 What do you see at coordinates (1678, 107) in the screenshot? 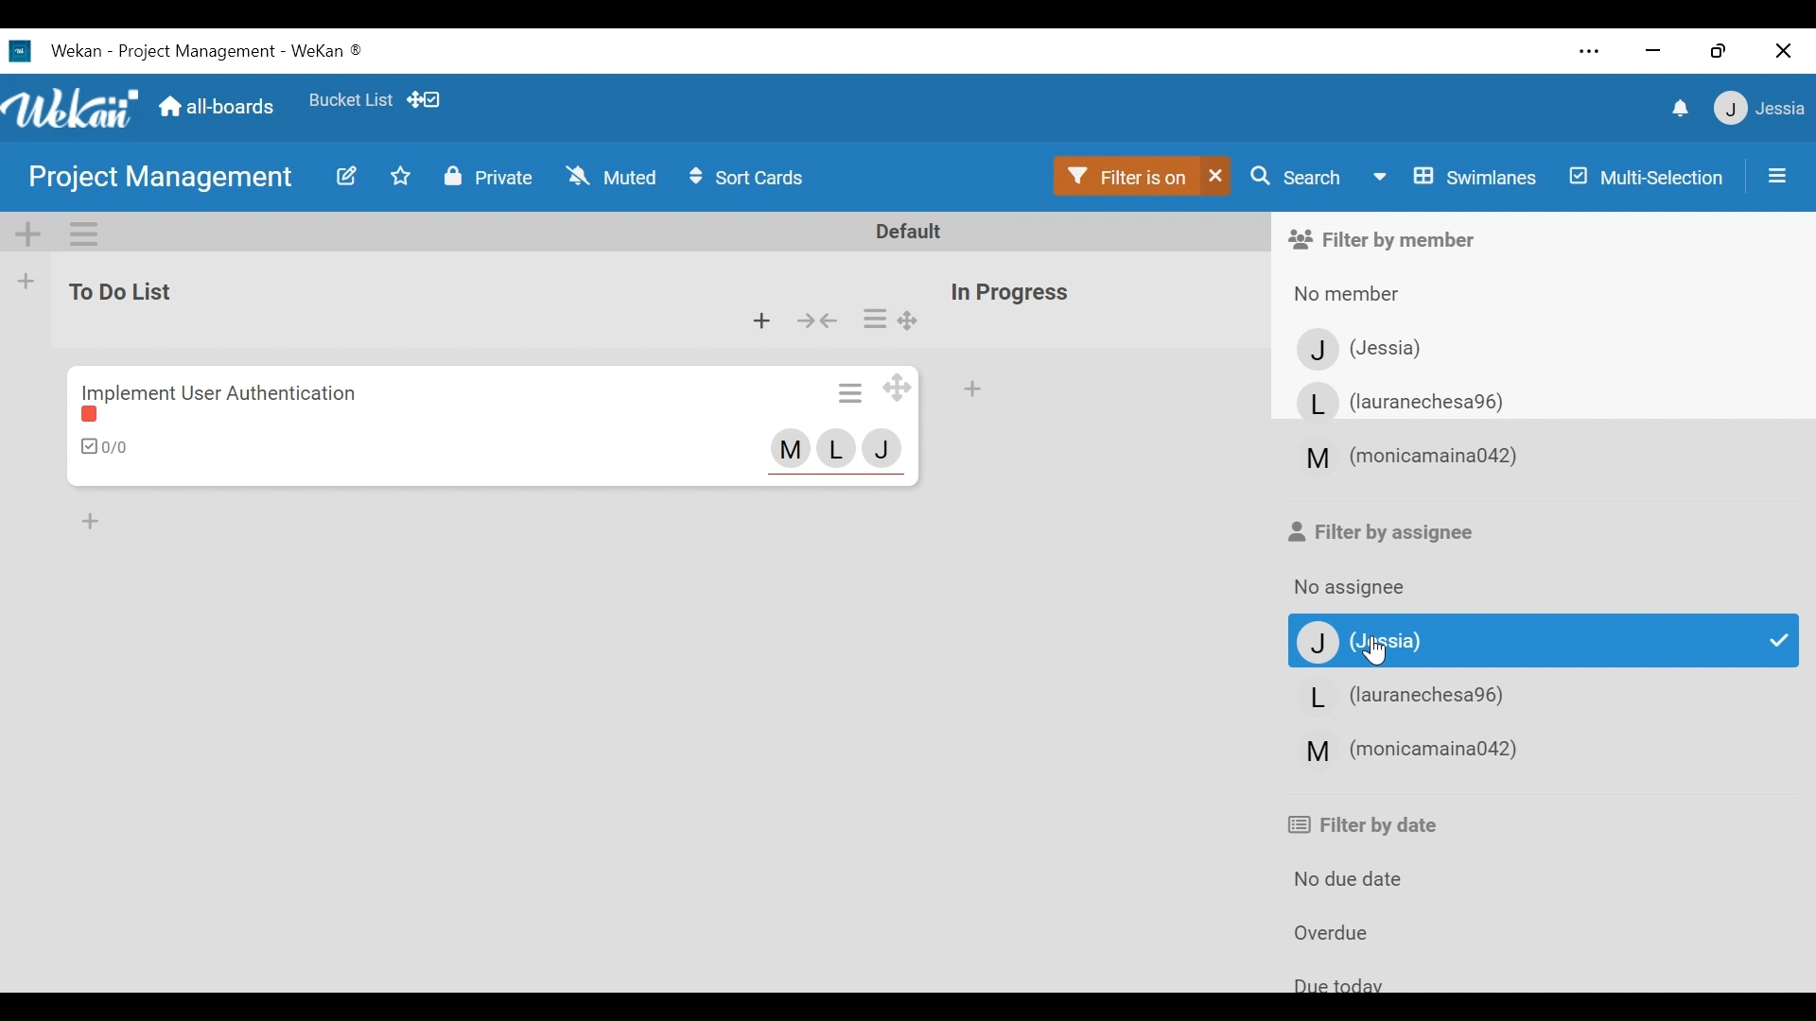
I see `notifications` at bounding box center [1678, 107].